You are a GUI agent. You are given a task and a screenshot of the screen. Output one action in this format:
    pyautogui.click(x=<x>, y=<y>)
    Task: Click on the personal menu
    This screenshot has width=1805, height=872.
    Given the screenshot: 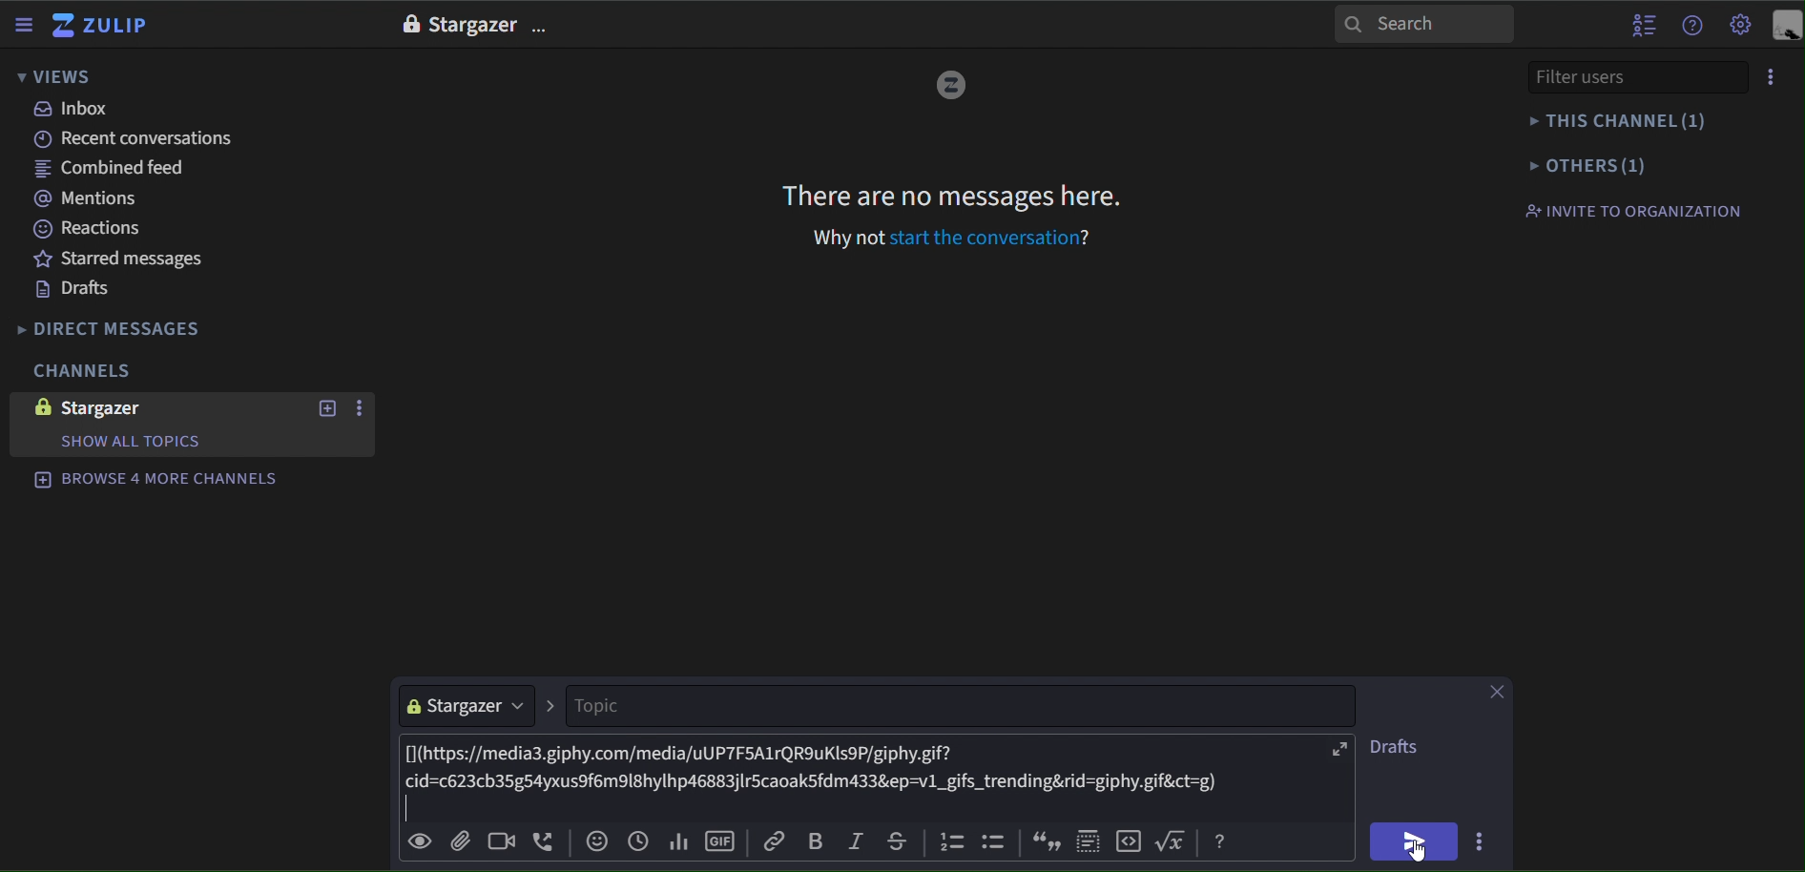 What is the action you would take?
    pyautogui.click(x=1786, y=27)
    